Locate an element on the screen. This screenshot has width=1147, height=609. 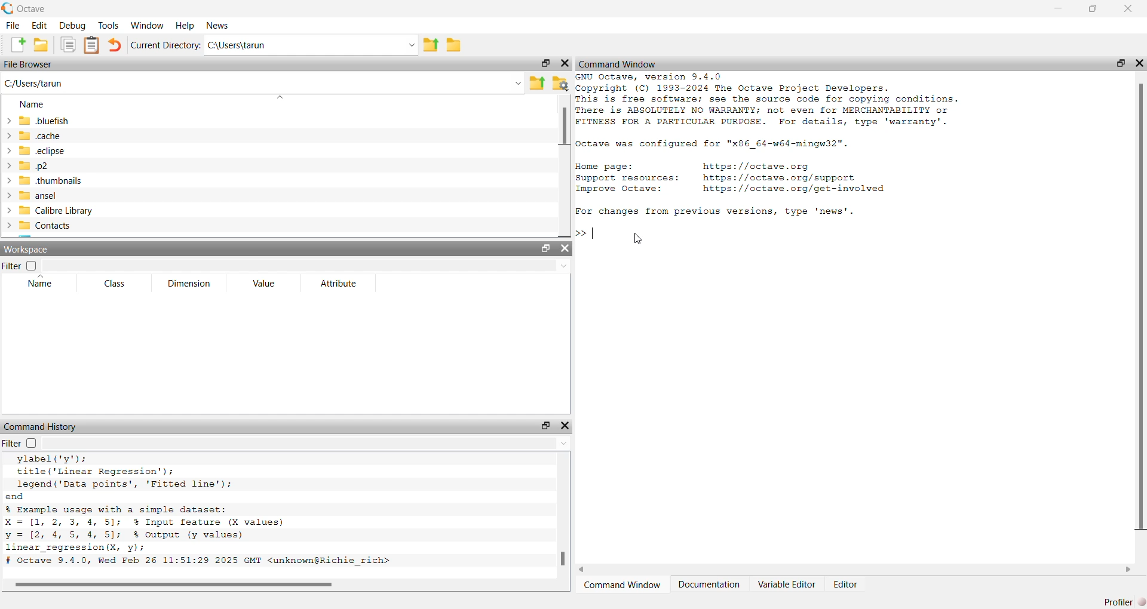
command window is located at coordinates (623, 585).